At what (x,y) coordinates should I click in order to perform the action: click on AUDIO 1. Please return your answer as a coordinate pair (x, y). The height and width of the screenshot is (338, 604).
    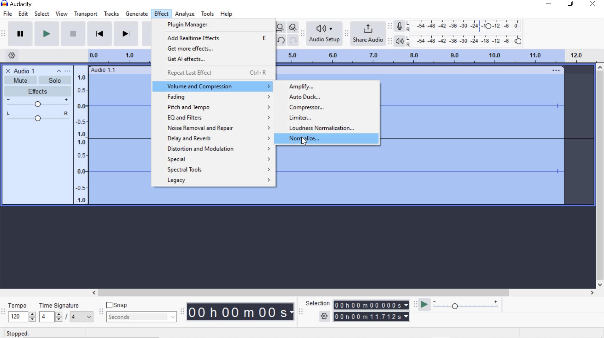
    Looking at the image, I should click on (26, 70).